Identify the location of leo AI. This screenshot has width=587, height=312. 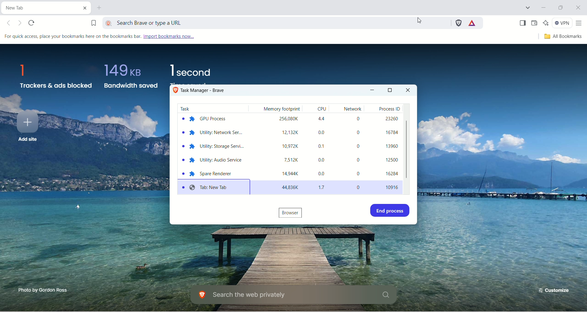
(546, 22).